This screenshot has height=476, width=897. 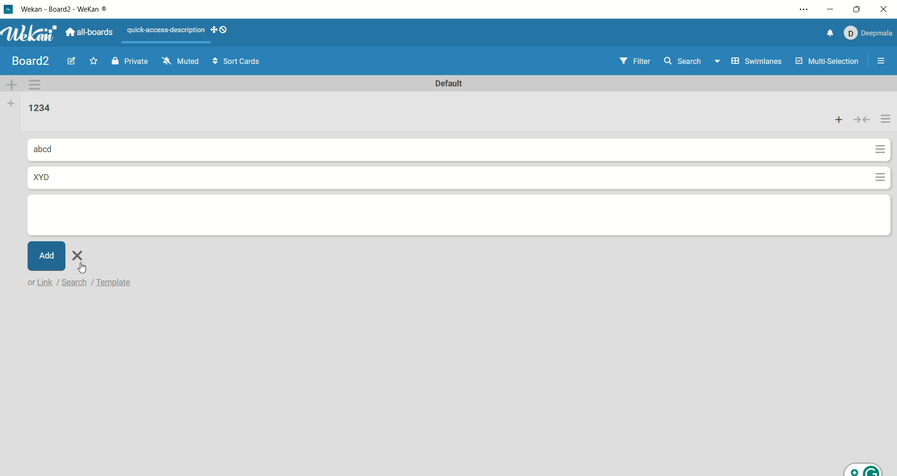 I want to click on list title, so click(x=34, y=107).